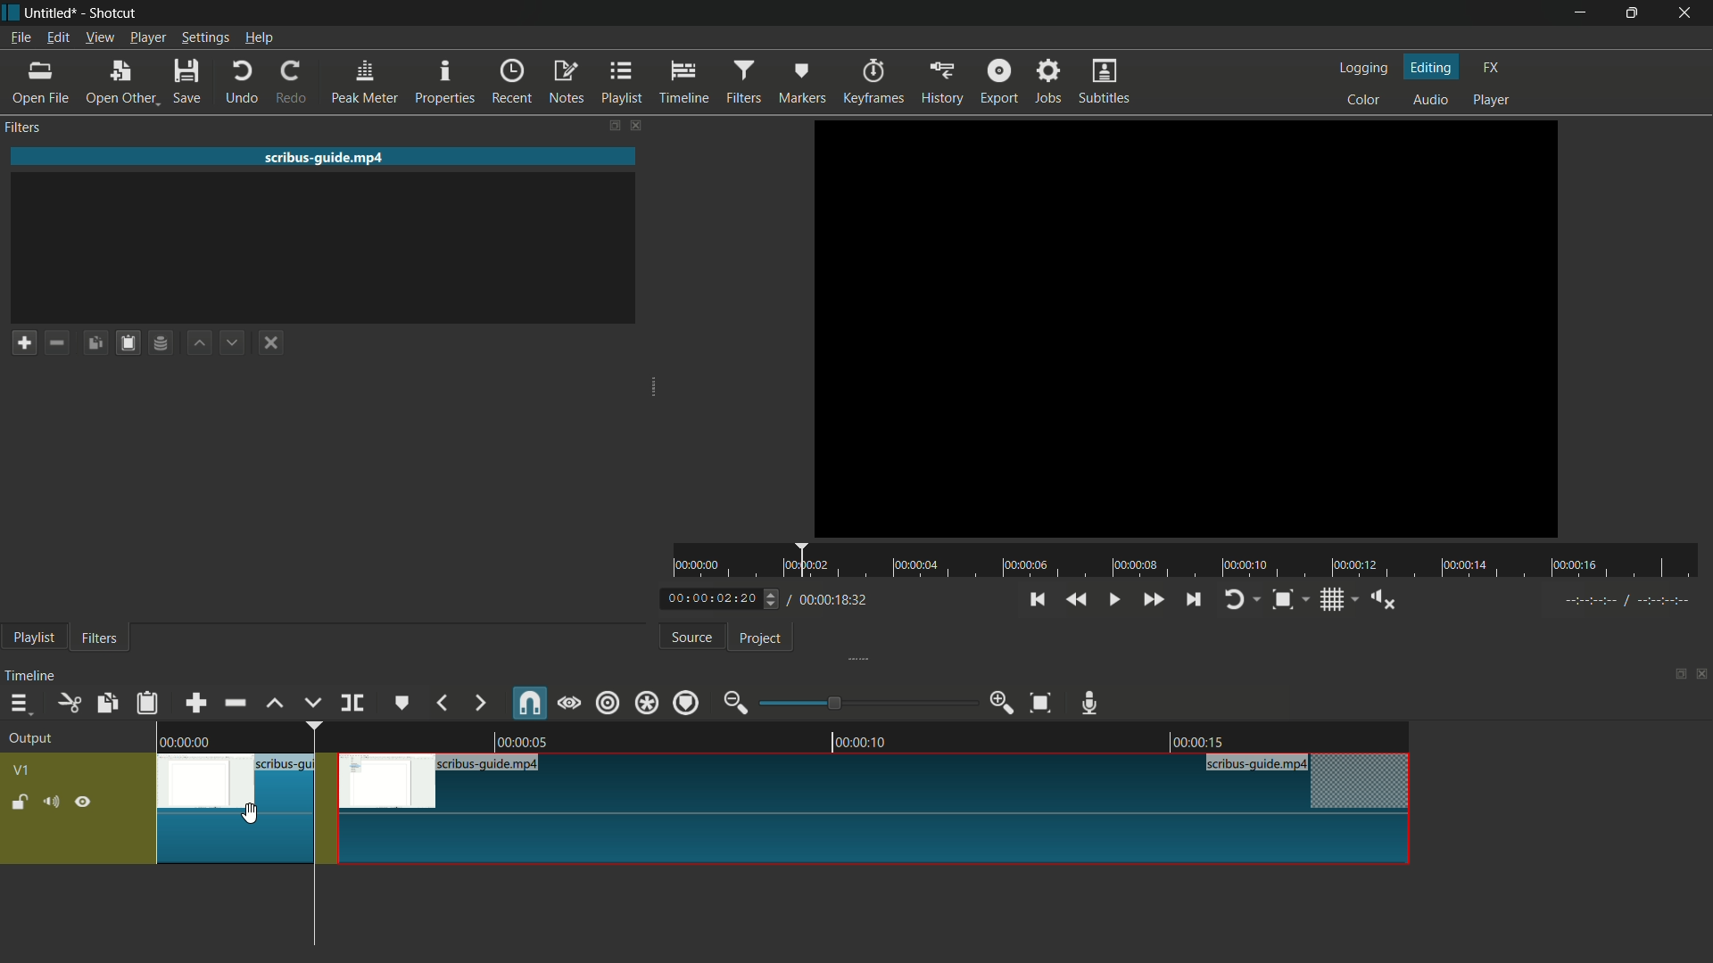 The width and height of the screenshot is (1713, 963). I want to click on skip to the previous point, so click(1037, 599).